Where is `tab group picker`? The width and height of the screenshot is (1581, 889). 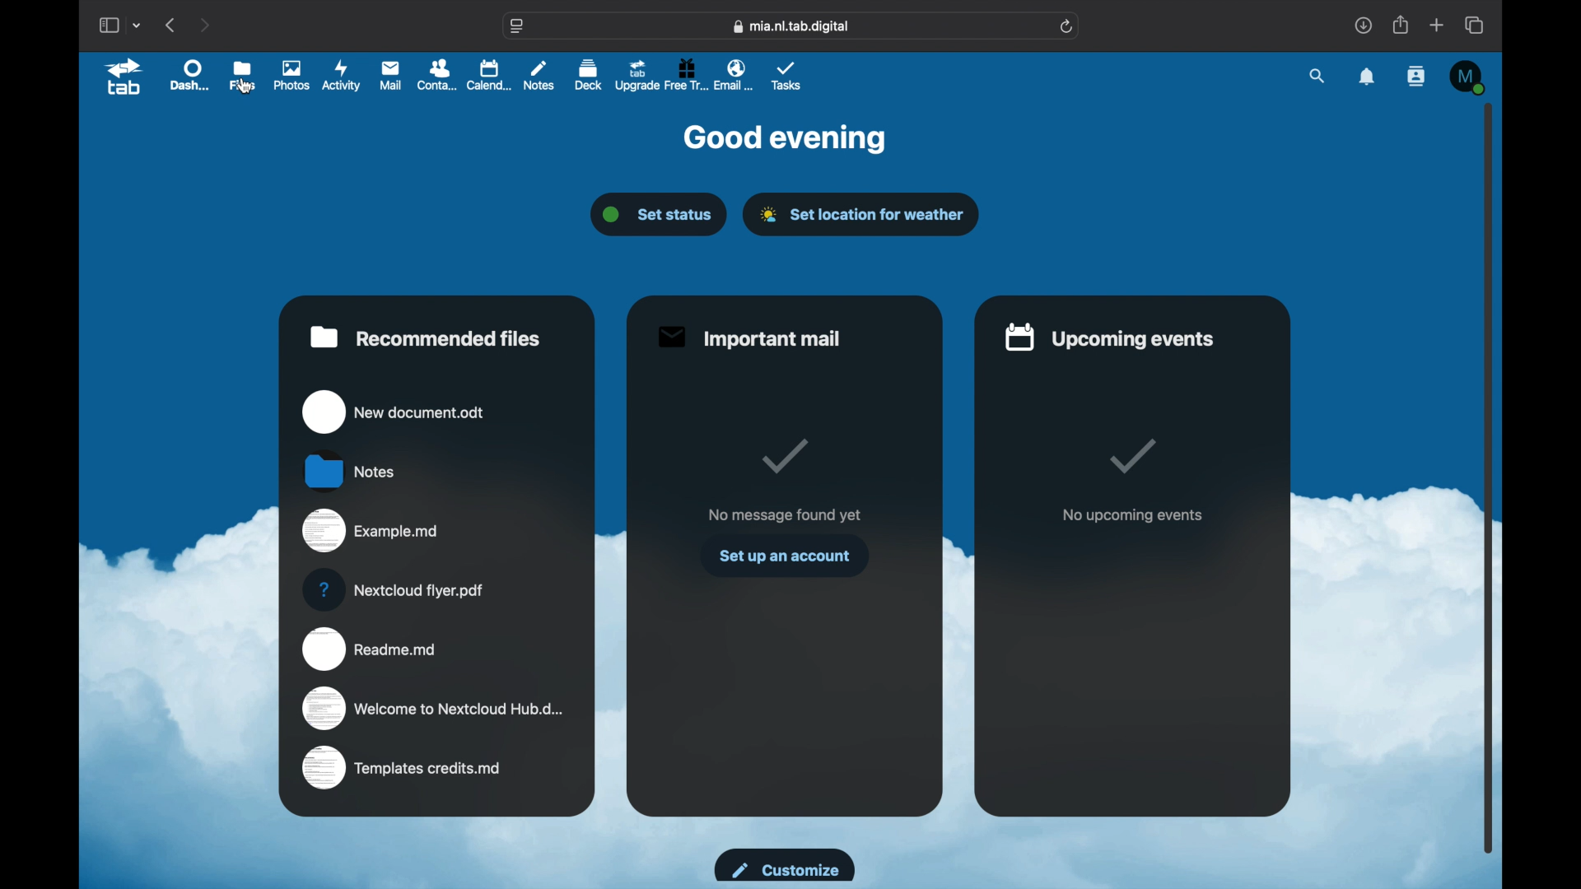 tab group picker is located at coordinates (137, 25).